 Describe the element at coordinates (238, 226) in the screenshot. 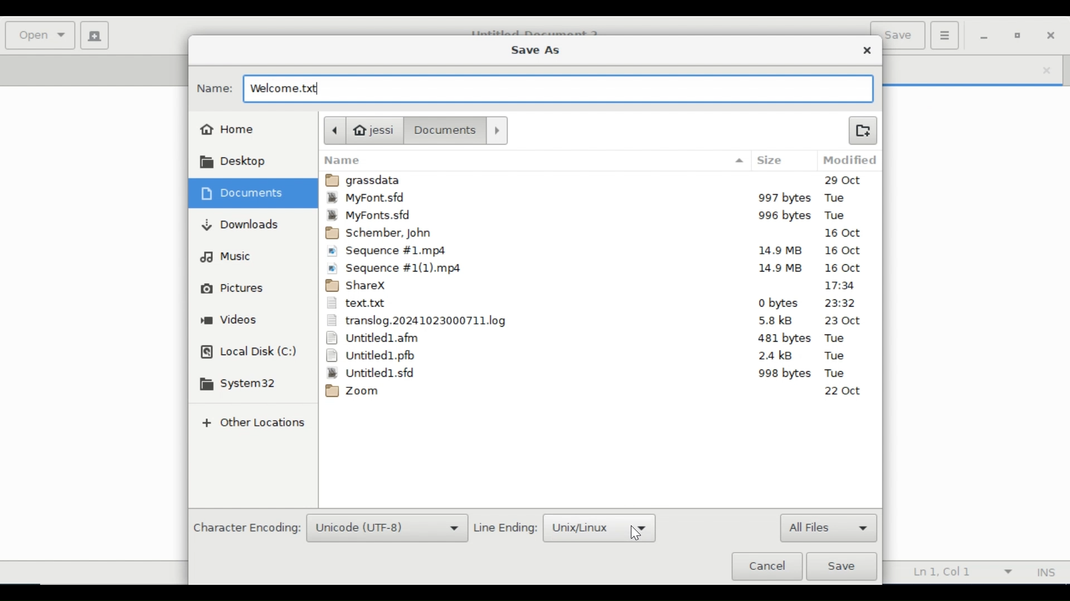

I see `Downloads` at that location.